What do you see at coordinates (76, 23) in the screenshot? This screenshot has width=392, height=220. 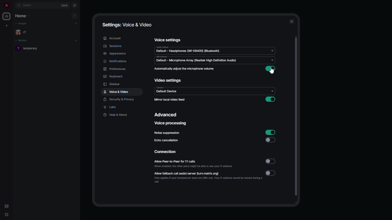 I see `add` at bounding box center [76, 23].